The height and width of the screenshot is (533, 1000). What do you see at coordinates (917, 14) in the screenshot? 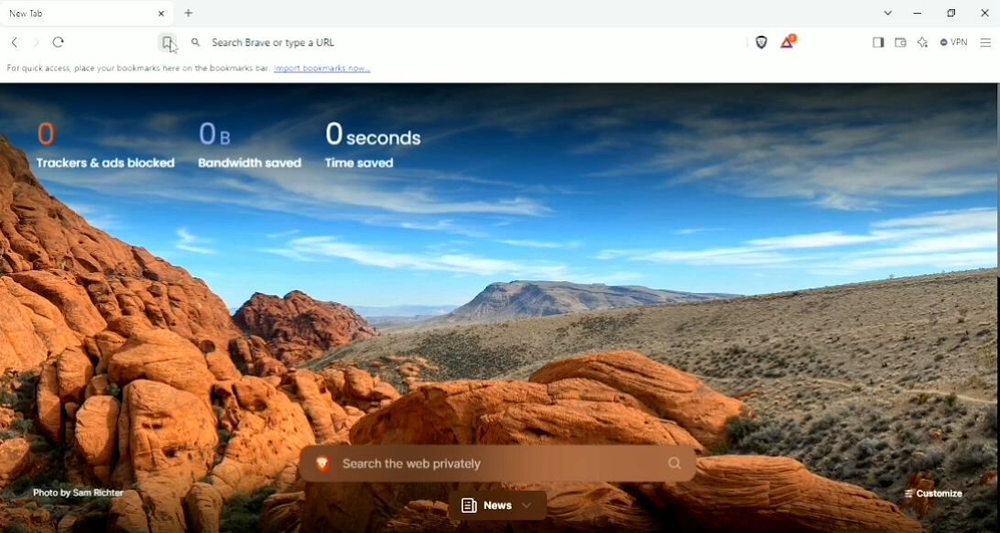
I see `Minimize` at bounding box center [917, 14].